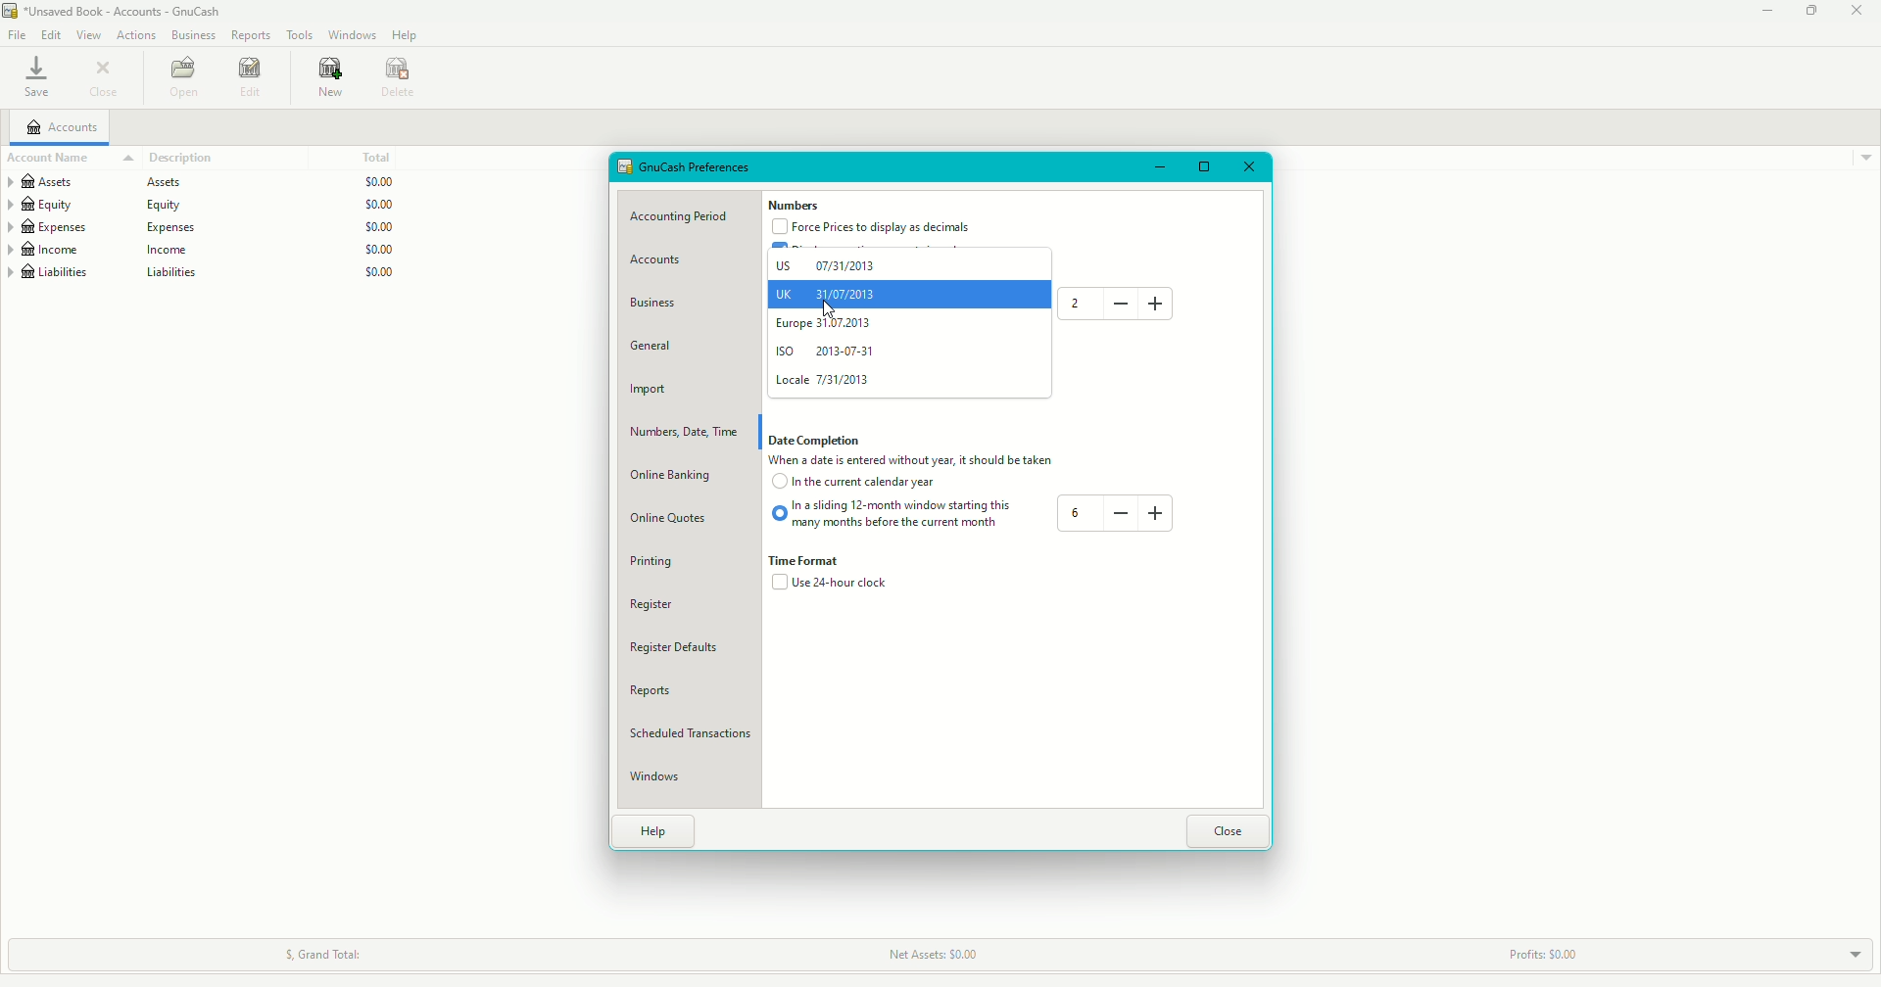 Image resolution: width=1881 pixels, height=987 pixels. What do you see at coordinates (1080, 513) in the screenshot?
I see `6` at bounding box center [1080, 513].